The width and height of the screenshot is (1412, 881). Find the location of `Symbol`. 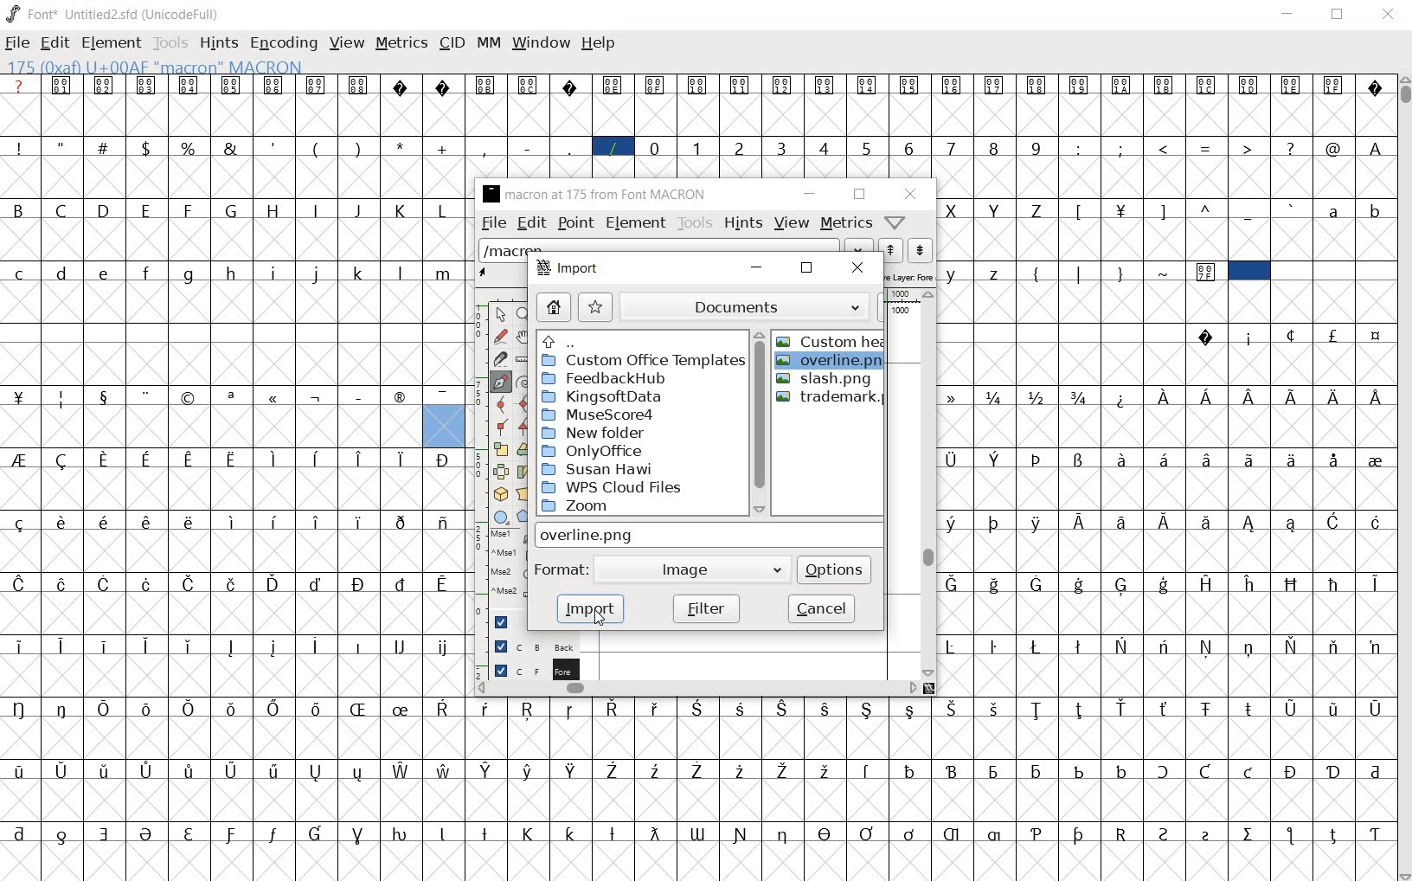

Symbol is located at coordinates (573, 833).